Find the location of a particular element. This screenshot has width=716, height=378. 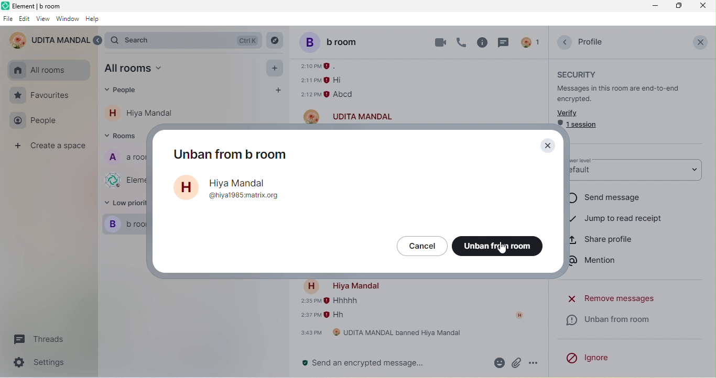

older message of hiya mandal is located at coordinates (332, 309).